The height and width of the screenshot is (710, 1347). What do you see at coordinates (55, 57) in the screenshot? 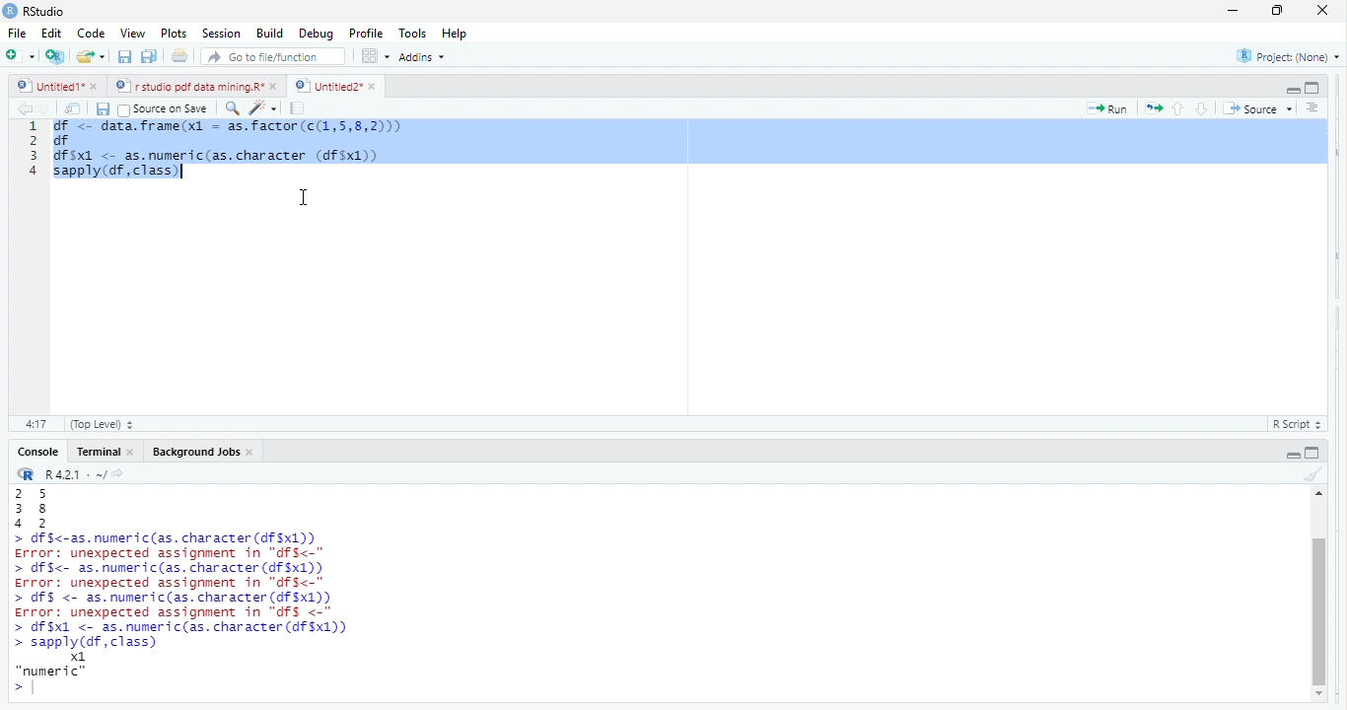
I see `create a project` at bounding box center [55, 57].